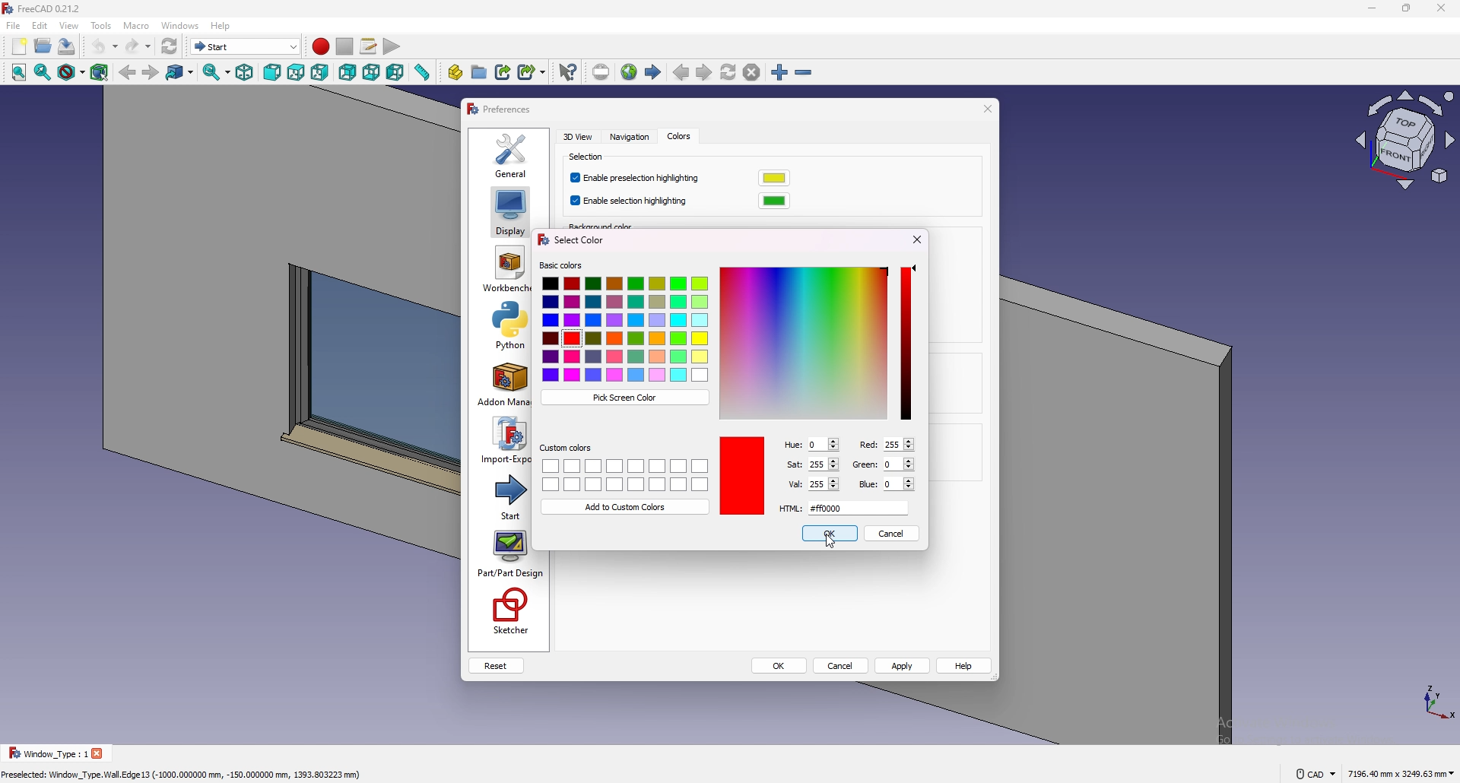 The height and width of the screenshot is (783, 1460). I want to click on close, so click(100, 753).